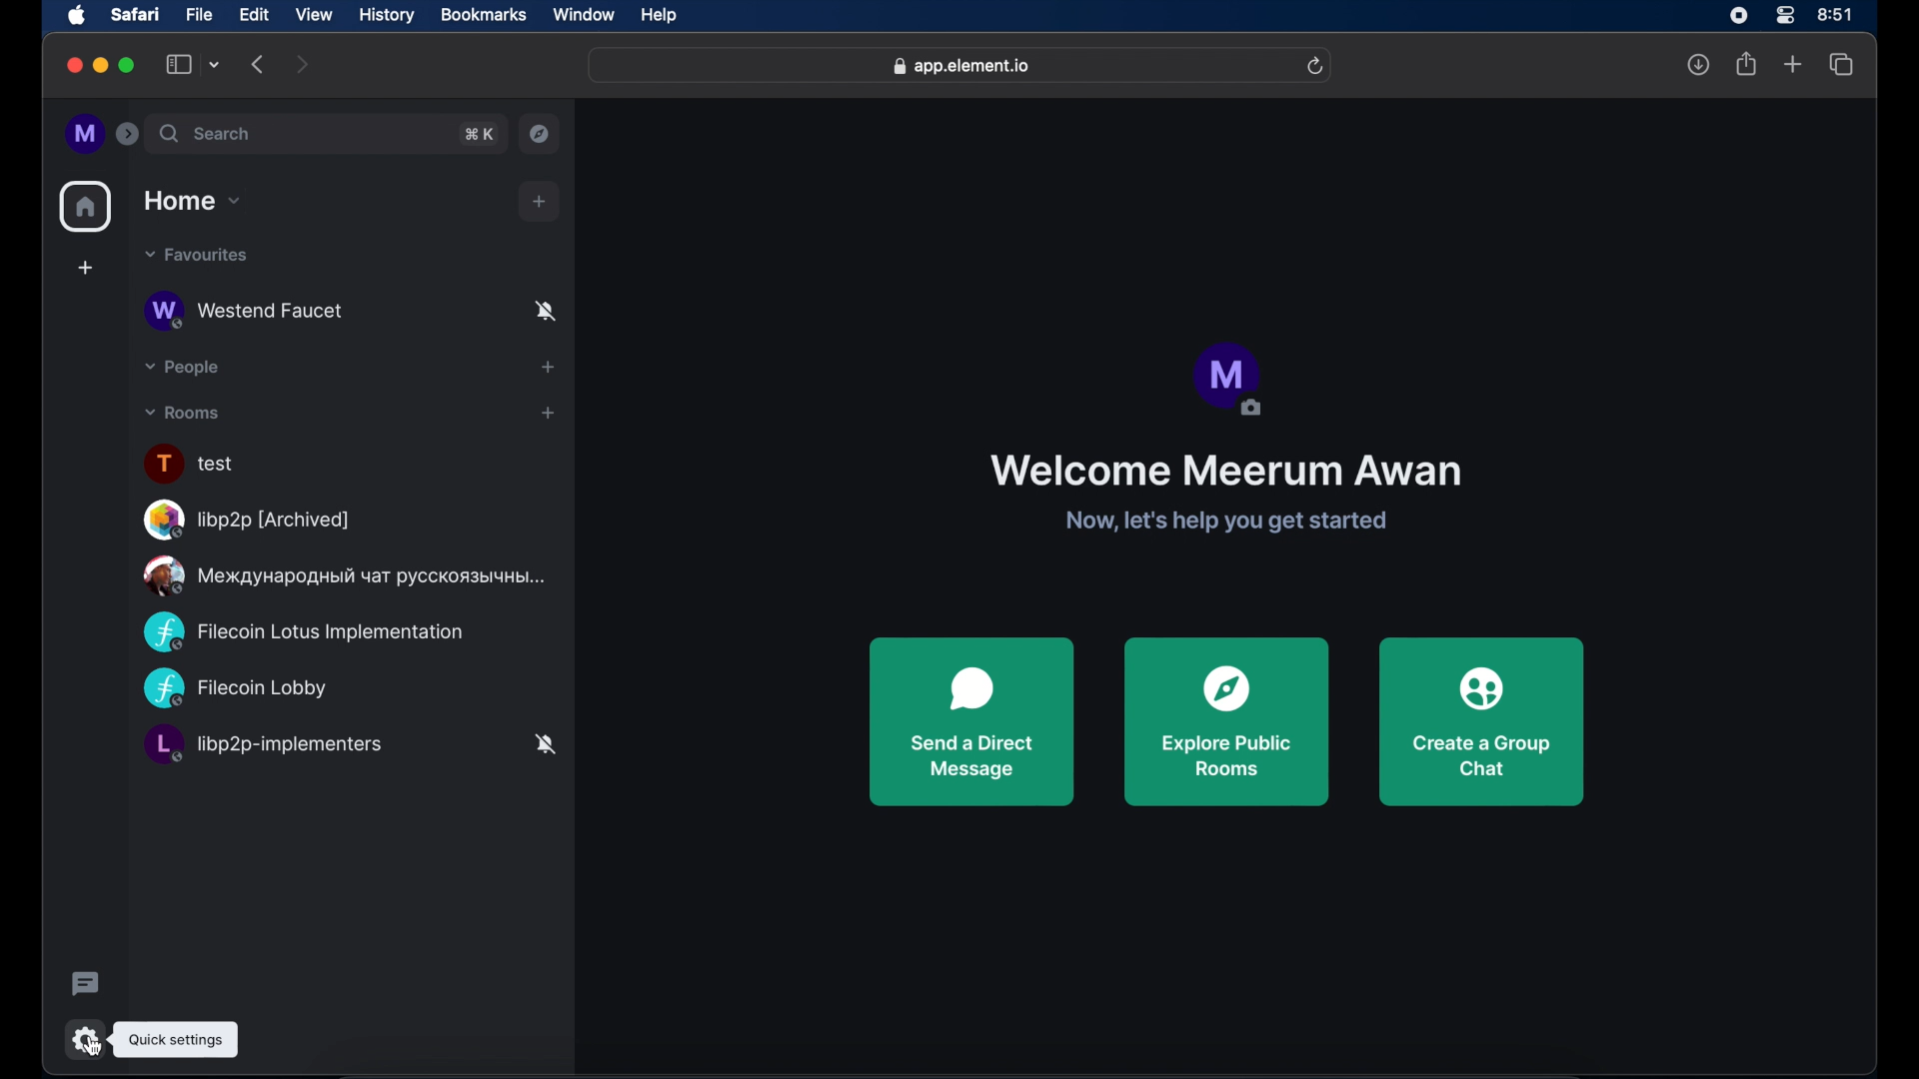  I want to click on maximize, so click(128, 65).